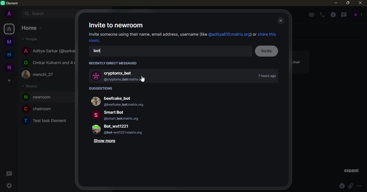  Describe the element at coordinates (36, 110) in the screenshot. I see `chatroom` at that location.